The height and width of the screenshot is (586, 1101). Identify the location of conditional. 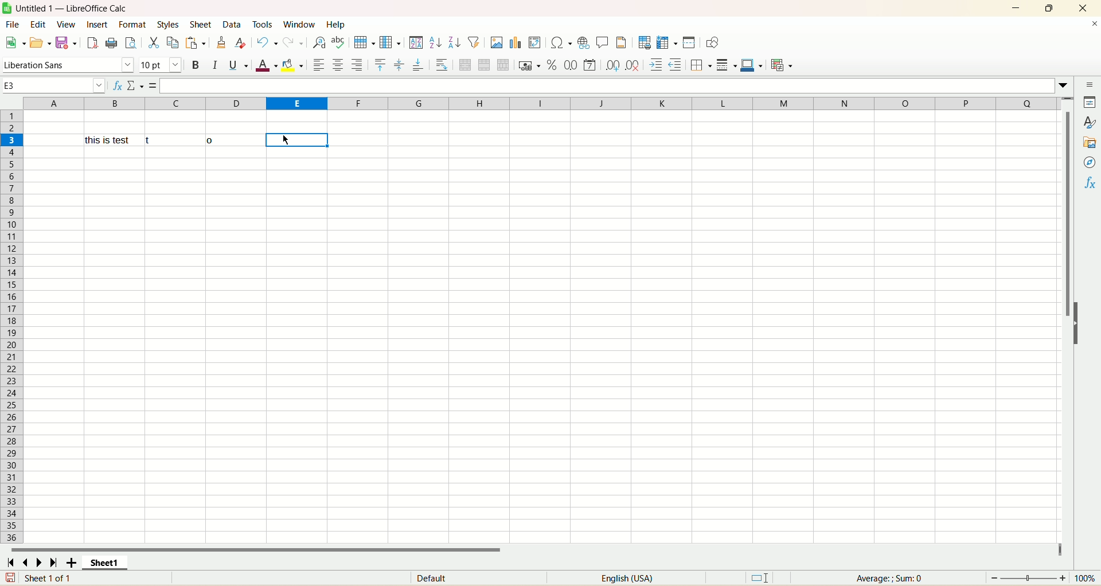
(783, 65).